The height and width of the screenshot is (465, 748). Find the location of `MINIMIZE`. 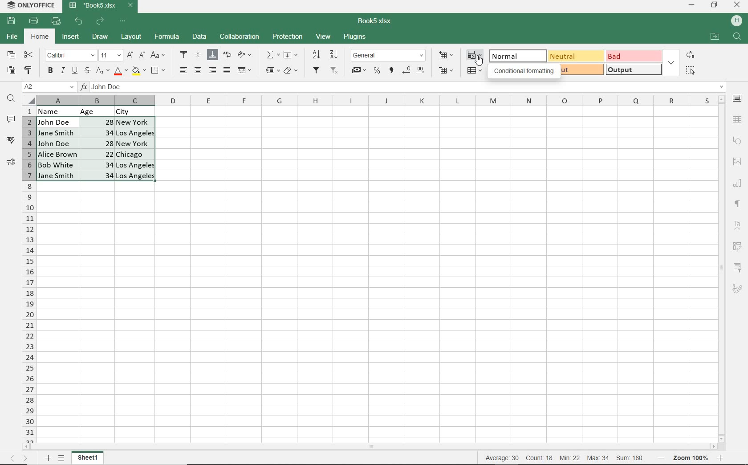

MINIMIZE is located at coordinates (692, 5).